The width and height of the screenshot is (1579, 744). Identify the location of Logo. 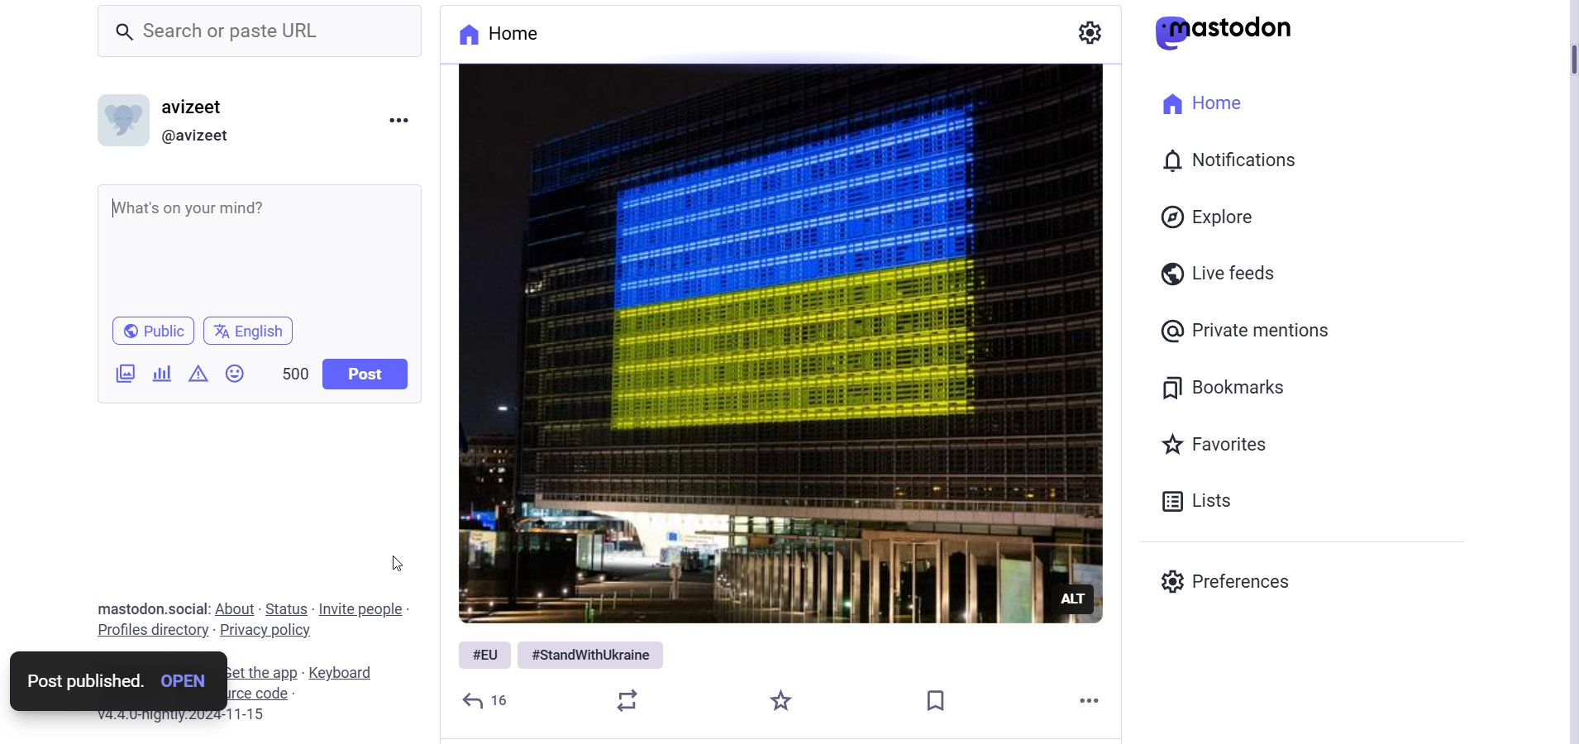
(1228, 32).